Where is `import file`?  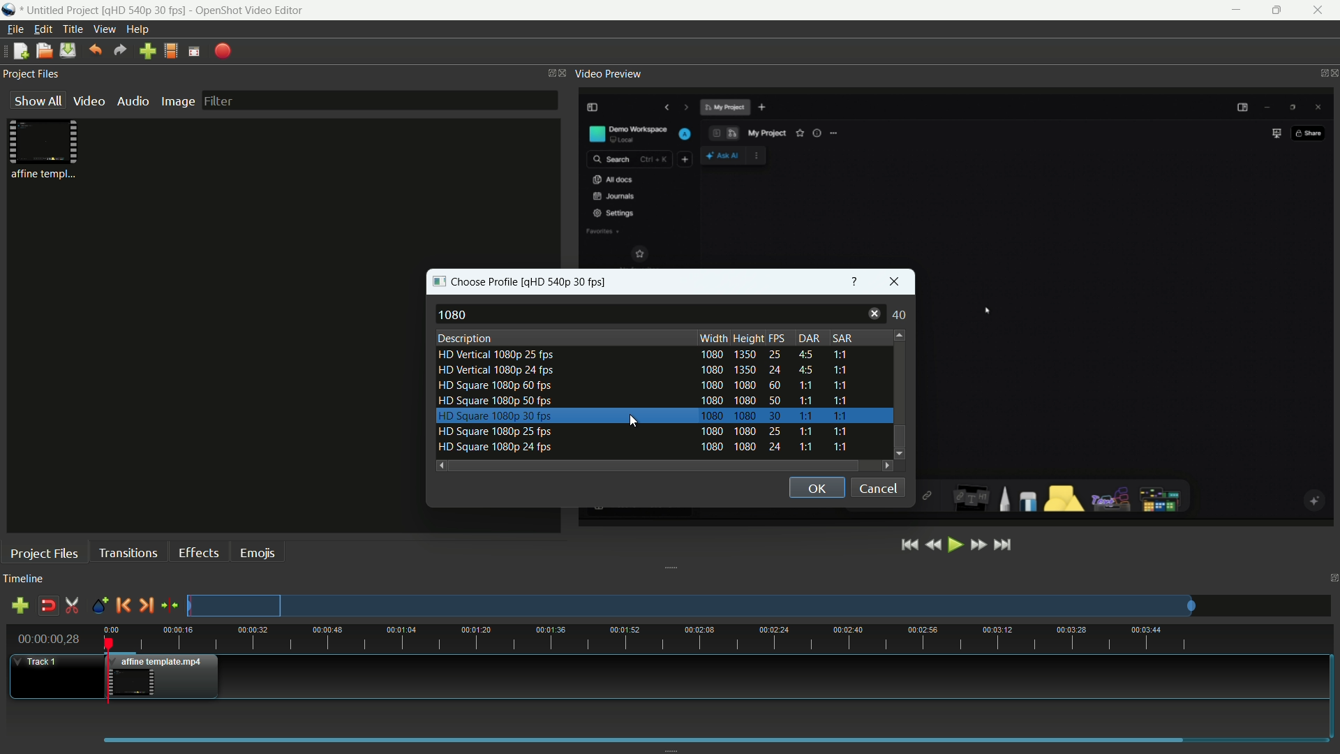 import file is located at coordinates (148, 52).